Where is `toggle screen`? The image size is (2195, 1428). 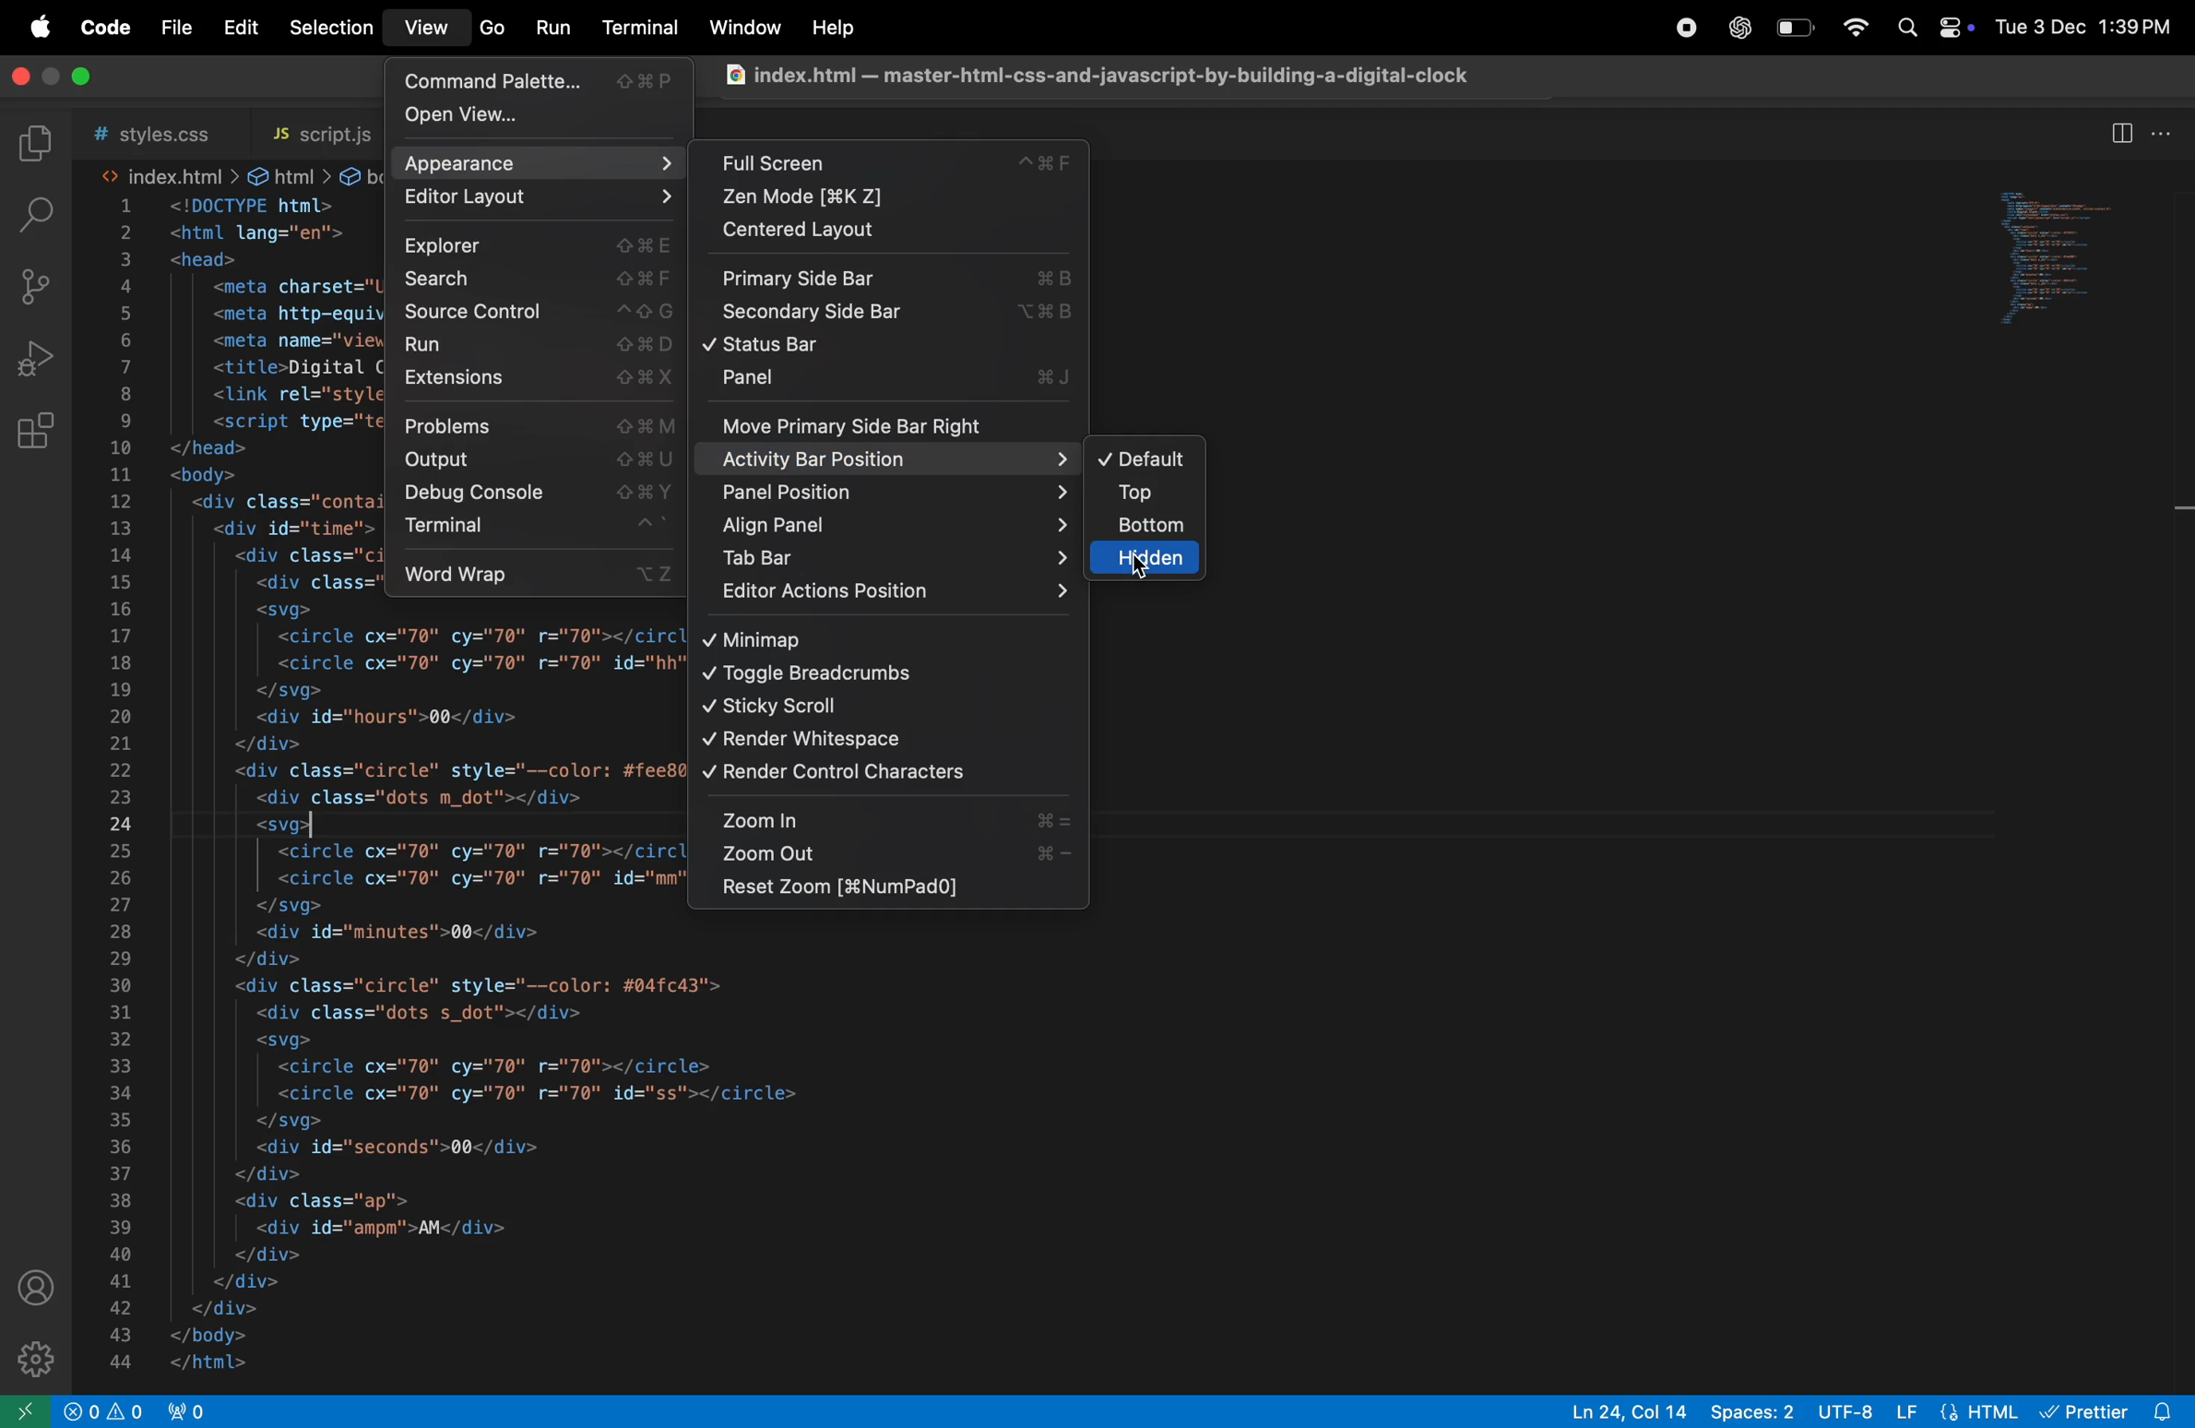 toggle screen is located at coordinates (55, 73).